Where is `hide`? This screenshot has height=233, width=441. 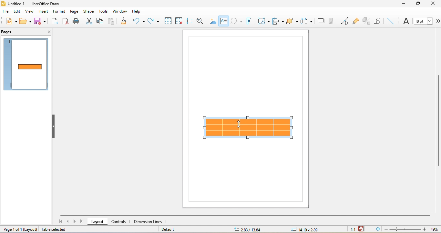 hide is located at coordinates (54, 127).